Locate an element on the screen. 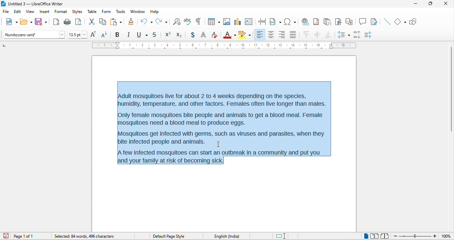 This screenshot has width=454, height=240. zoom is located at coordinates (415, 237).